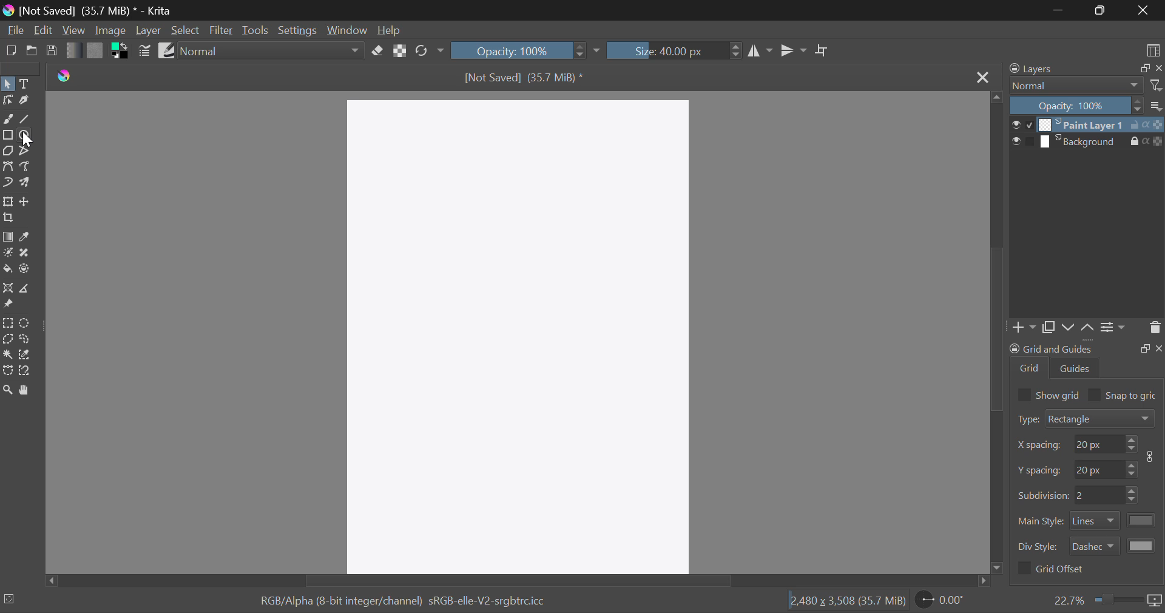 The width and height of the screenshot is (1165, 613). What do you see at coordinates (1086, 86) in the screenshot?
I see `Blending Modes` at bounding box center [1086, 86].